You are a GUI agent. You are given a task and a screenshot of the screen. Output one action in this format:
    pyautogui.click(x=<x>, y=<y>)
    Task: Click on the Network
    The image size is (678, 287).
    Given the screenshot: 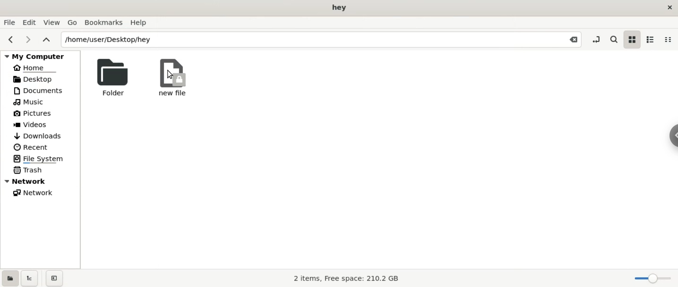 What is the action you would take?
    pyautogui.click(x=42, y=181)
    